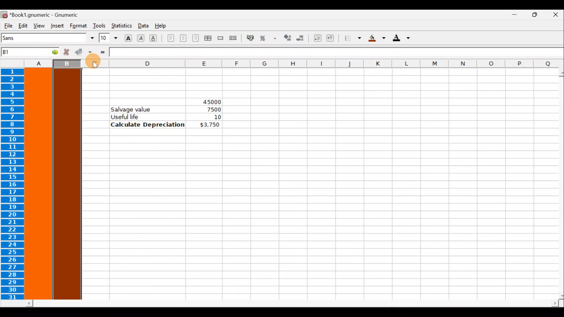 This screenshot has height=317, width=564. Describe the element at coordinates (4, 14) in the screenshot. I see `Gnumeric logo` at that location.